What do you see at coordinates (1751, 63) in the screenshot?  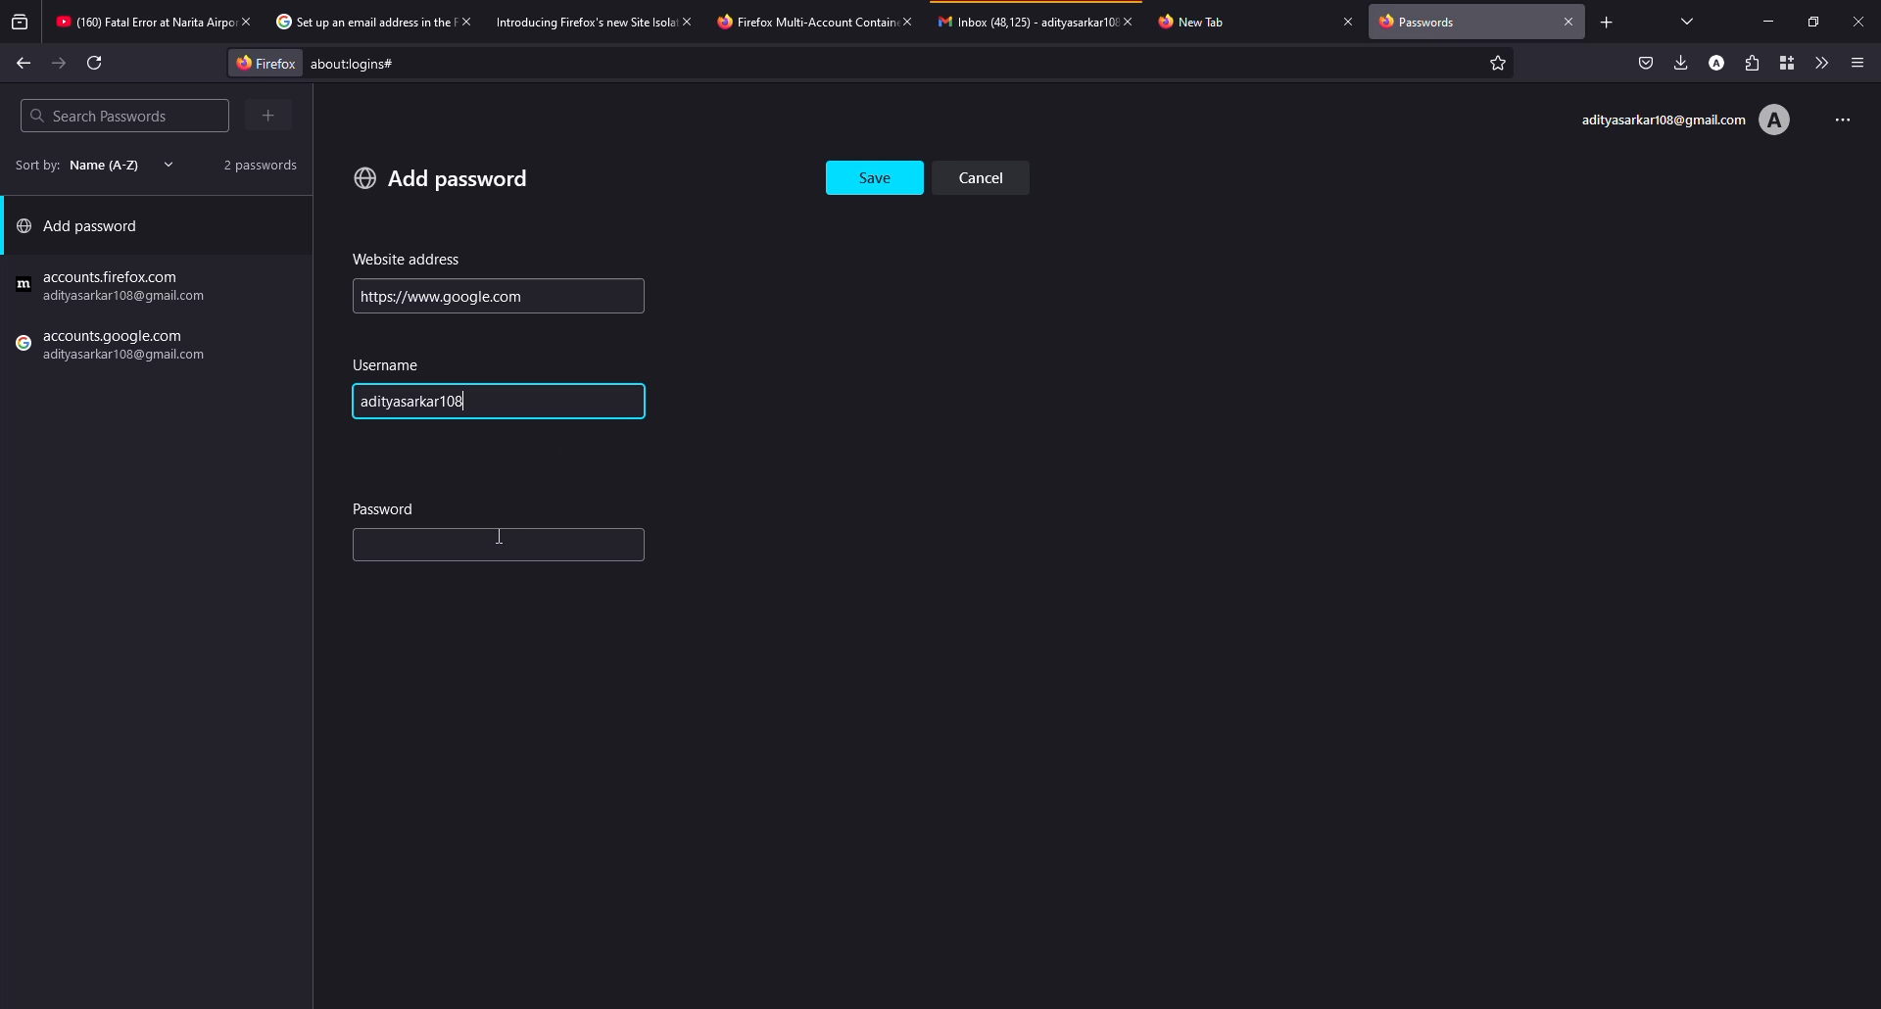 I see `extensions` at bounding box center [1751, 63].